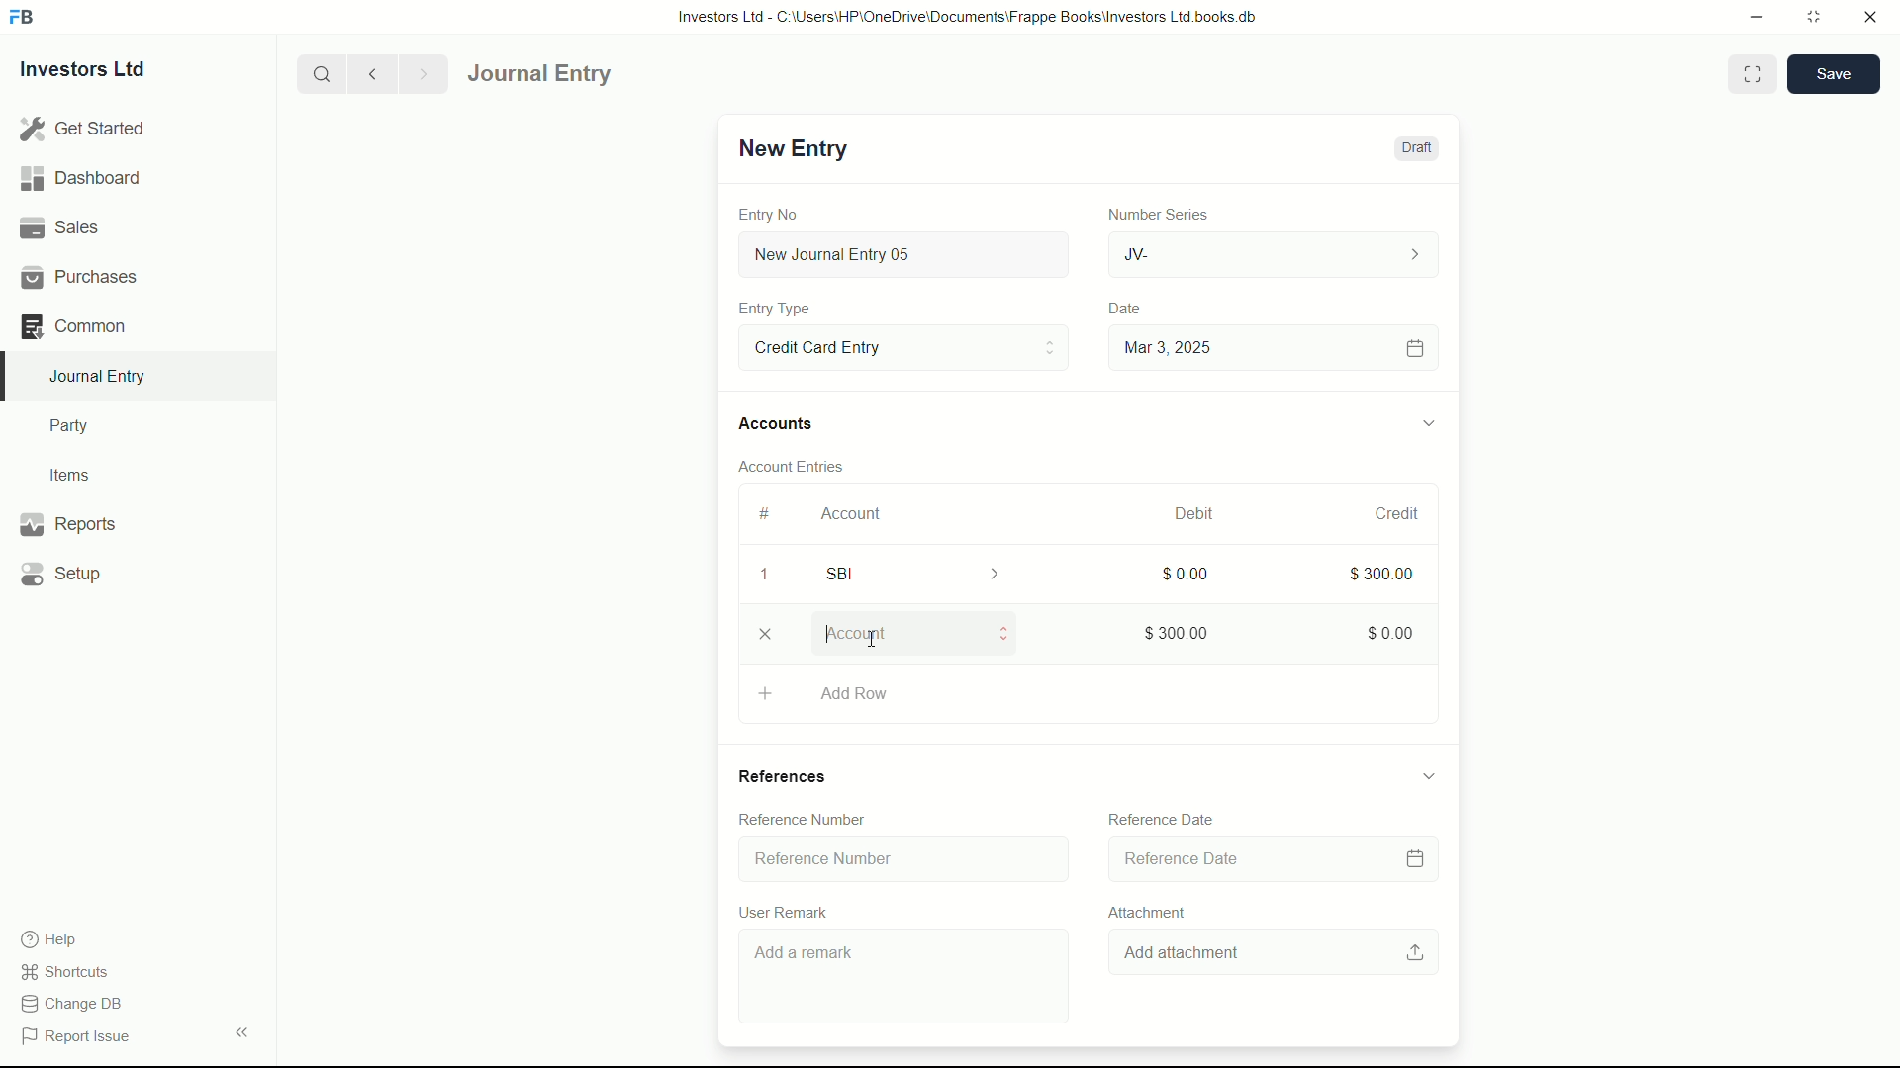  What do you see at coordinates (1186, 514) in the screenshot?
I see `Debit` at bounding box center [1186, 514].